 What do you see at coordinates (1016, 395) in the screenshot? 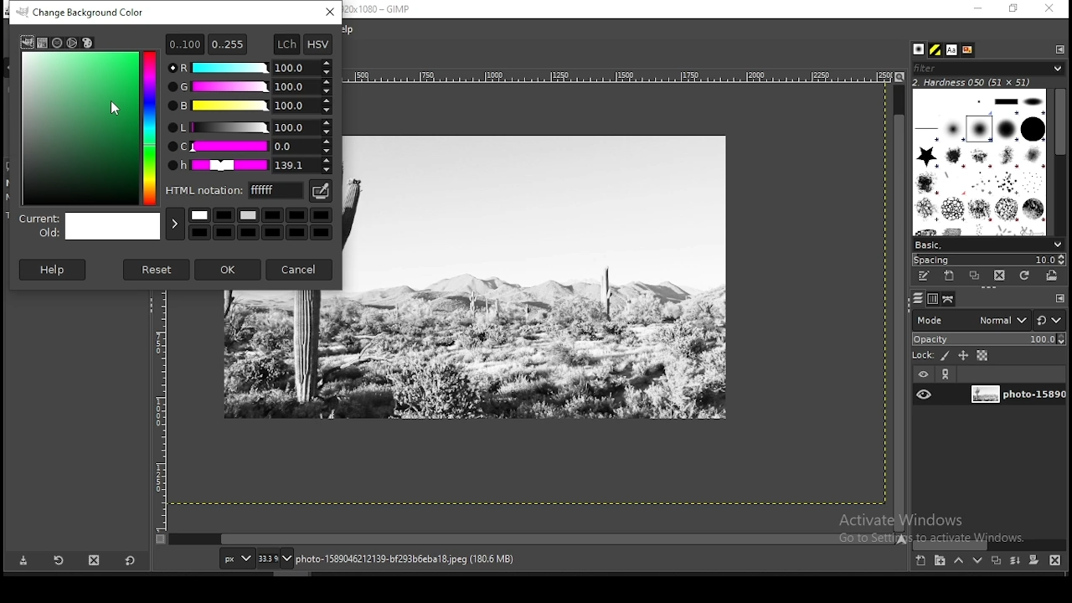
I see `layer` at bounding box center [1016, 395].